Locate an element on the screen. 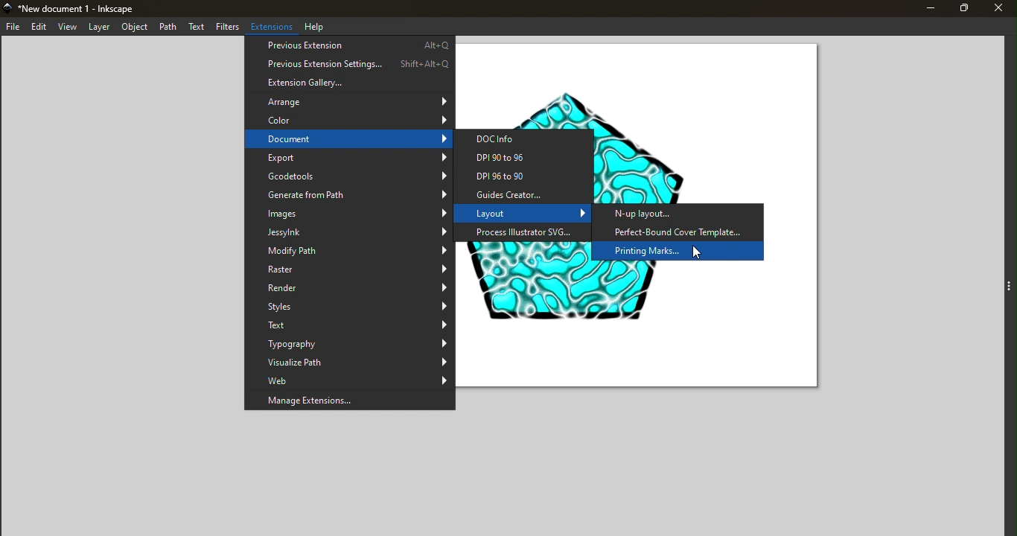  Manage Extensions... is located at coordinates (349, 401).